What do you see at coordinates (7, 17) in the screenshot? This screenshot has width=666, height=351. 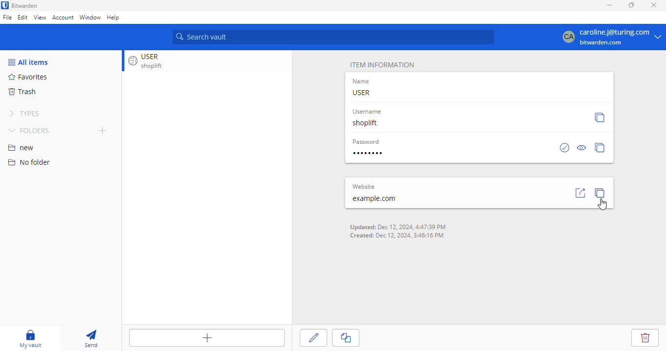 I see `file` at bounding box center [7, 17].